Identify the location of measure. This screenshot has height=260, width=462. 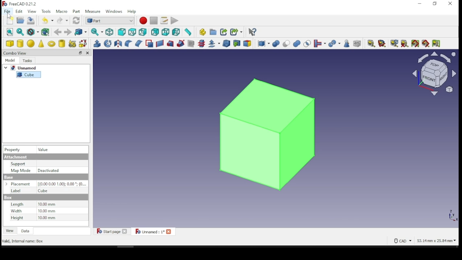
(93, 12).